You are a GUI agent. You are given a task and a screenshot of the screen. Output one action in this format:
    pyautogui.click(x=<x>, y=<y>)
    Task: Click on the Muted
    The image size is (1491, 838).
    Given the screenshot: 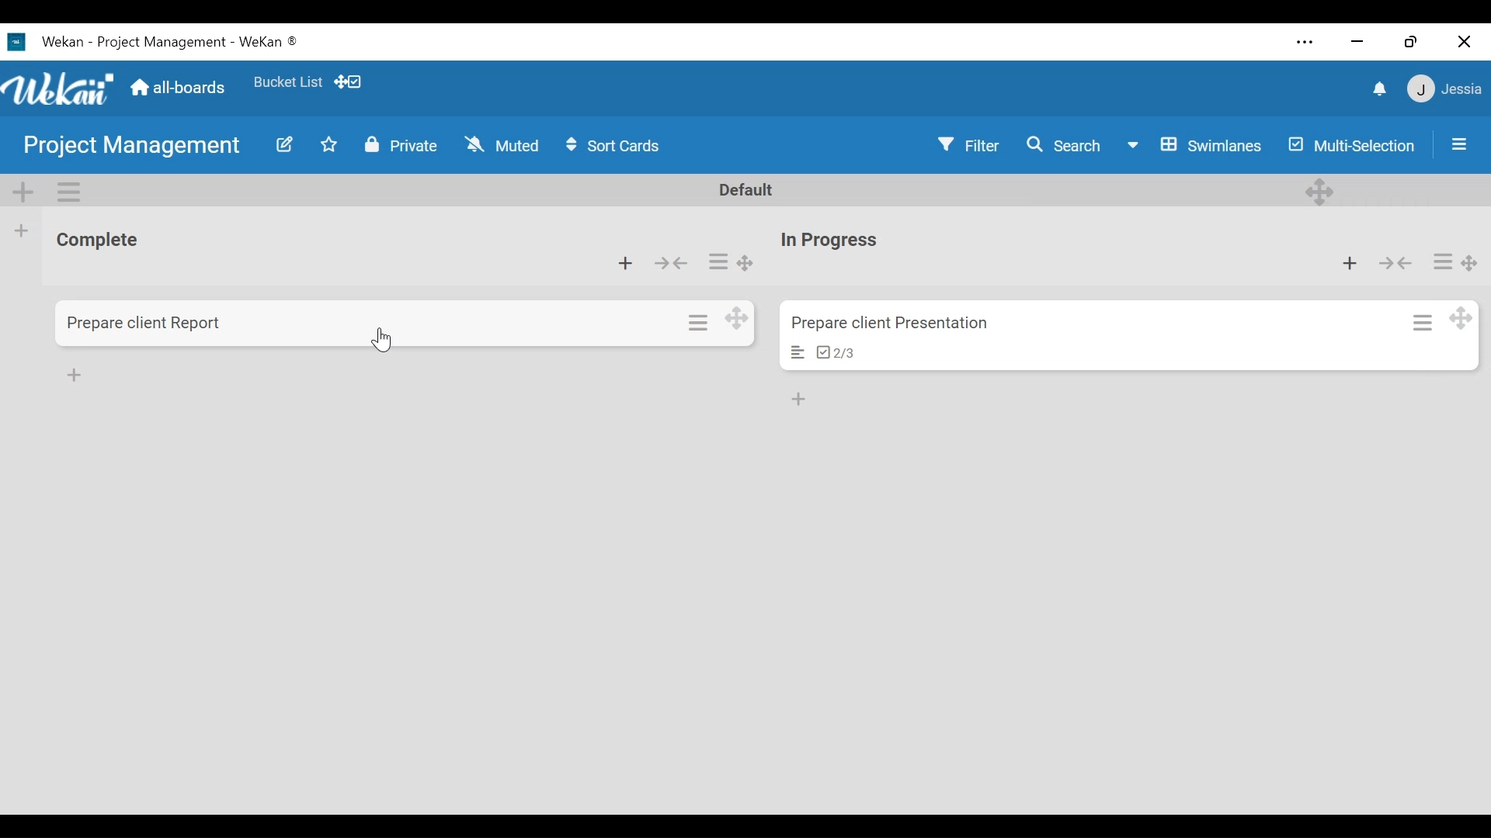 What is the action you would take?
    pyautogui.click(x=502, y=145)
    